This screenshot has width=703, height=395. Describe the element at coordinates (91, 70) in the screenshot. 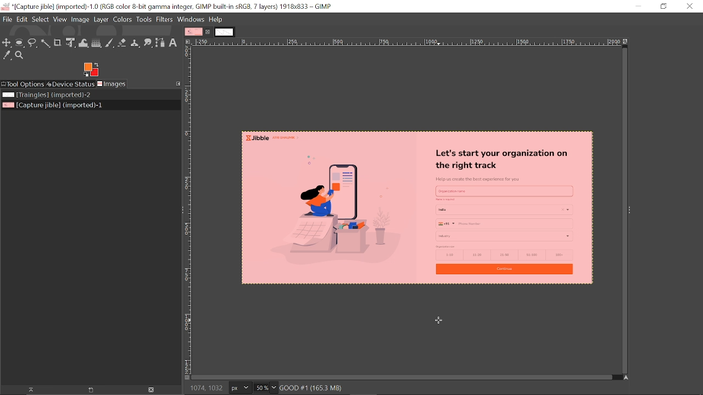

I see `Foreground color` at that location.